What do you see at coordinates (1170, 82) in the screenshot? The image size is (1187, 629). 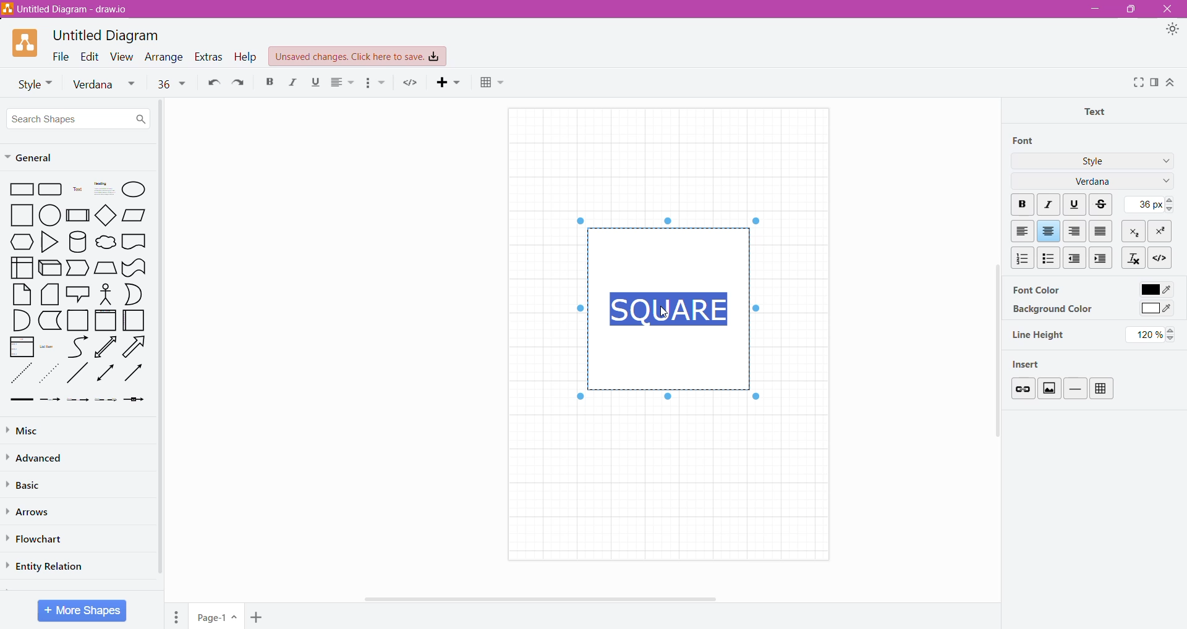 I see `Expand/Collapse` at bounding box center [1170, 82].